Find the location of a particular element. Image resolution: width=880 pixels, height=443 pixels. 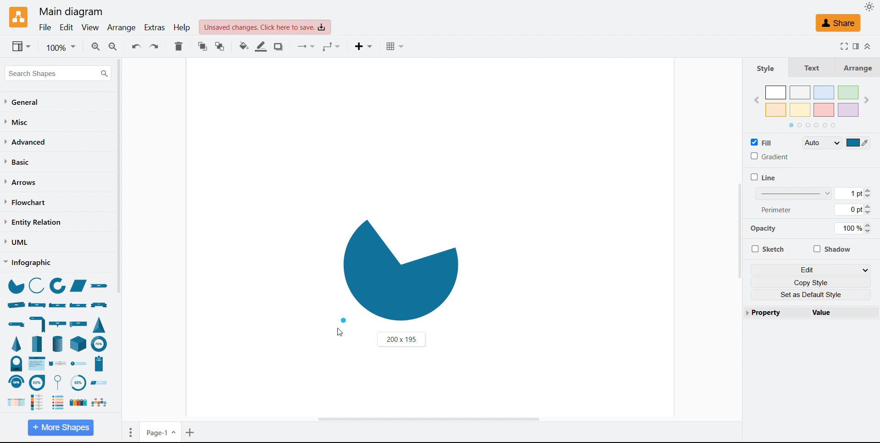

Colour palettes  is located at coordinates (813, 101).